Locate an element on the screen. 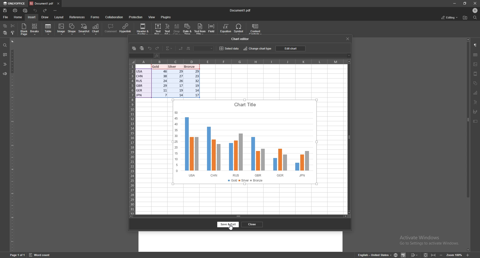 The image size is (480, 258). redo is located at coordinates (157, 48).